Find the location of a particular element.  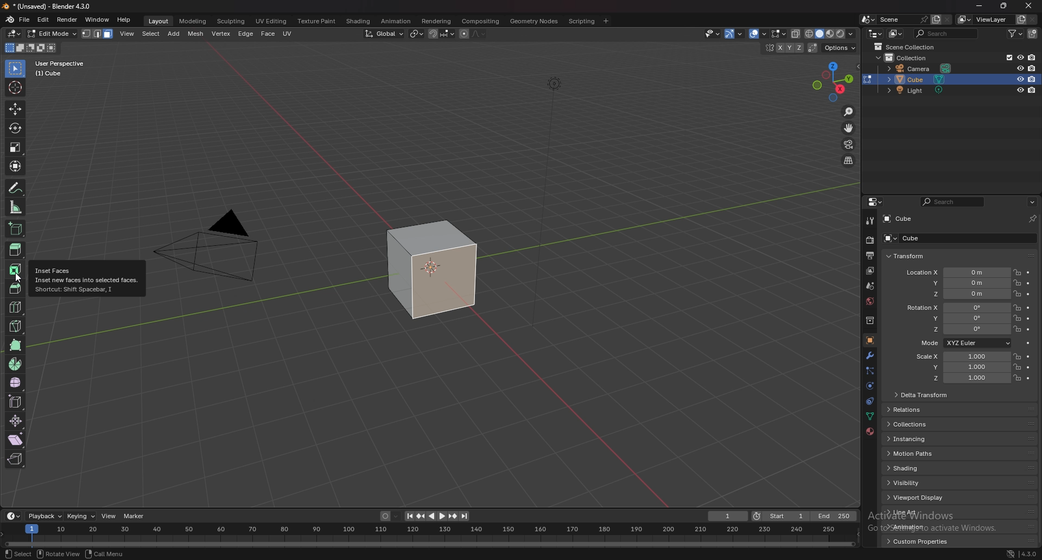

extrude region is located at coordinates (16, 250).